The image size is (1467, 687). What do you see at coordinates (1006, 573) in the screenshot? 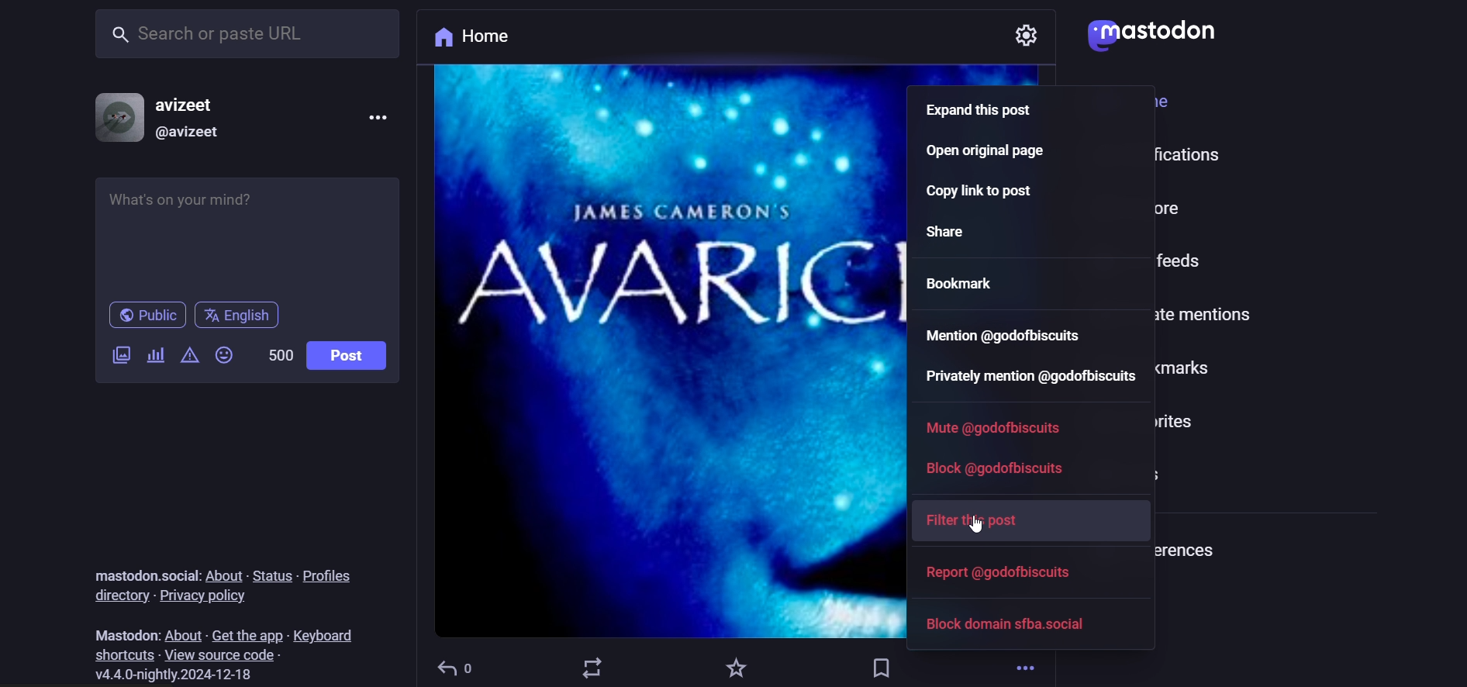
I see `report` at bounding box center [1006, 573].